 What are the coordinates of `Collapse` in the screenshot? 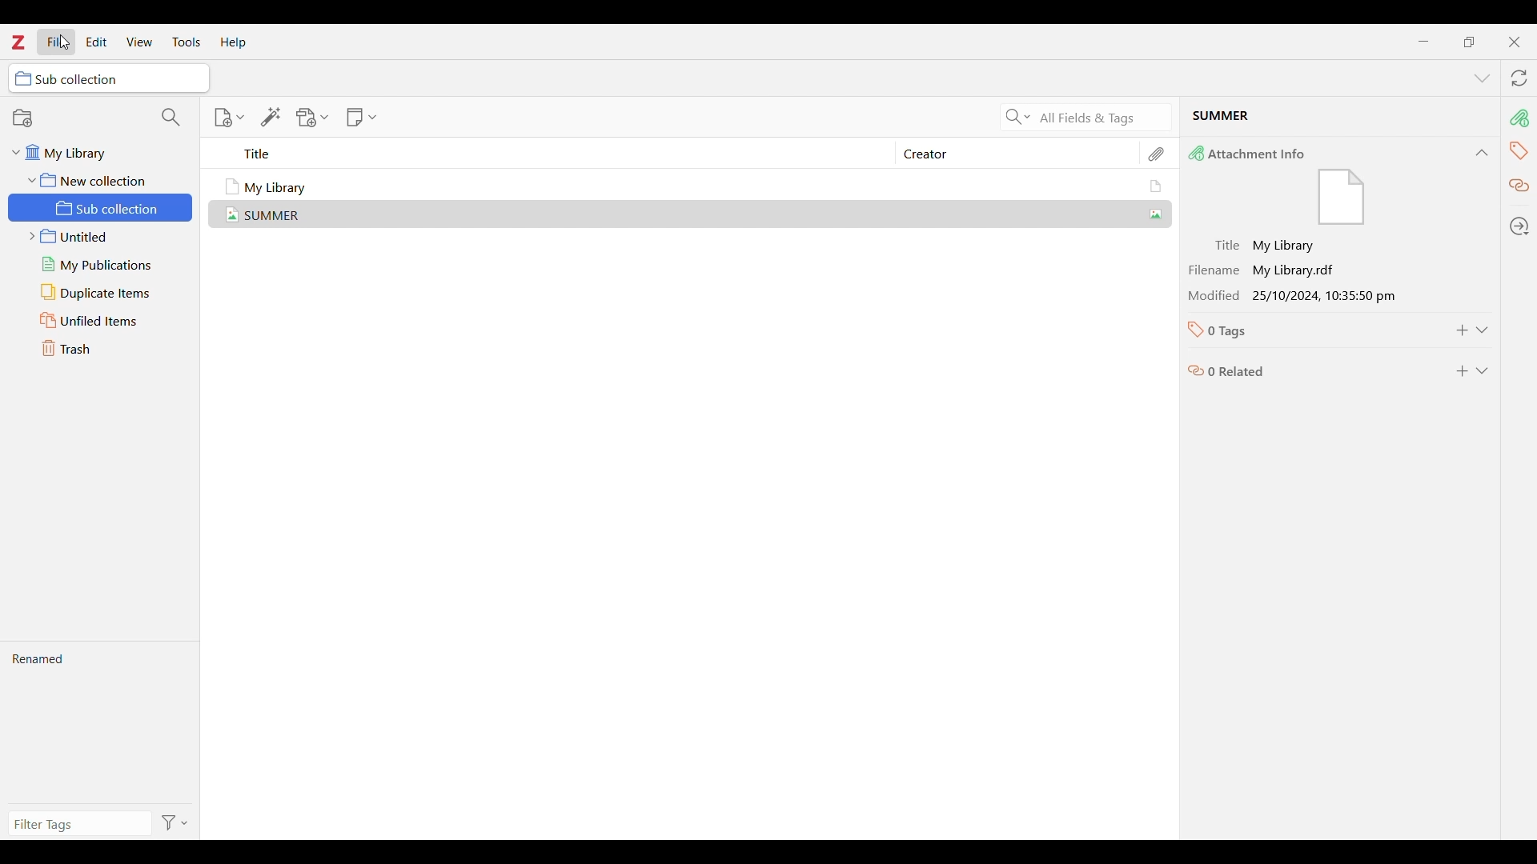 It's located at (1482, 153).